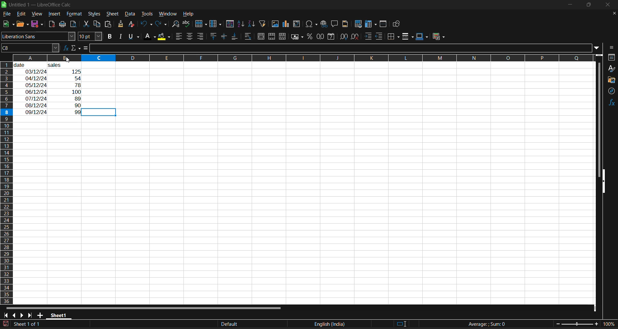  Describe the element at coordinates (98, 24) in the screenshot. I see `copy` at that location.